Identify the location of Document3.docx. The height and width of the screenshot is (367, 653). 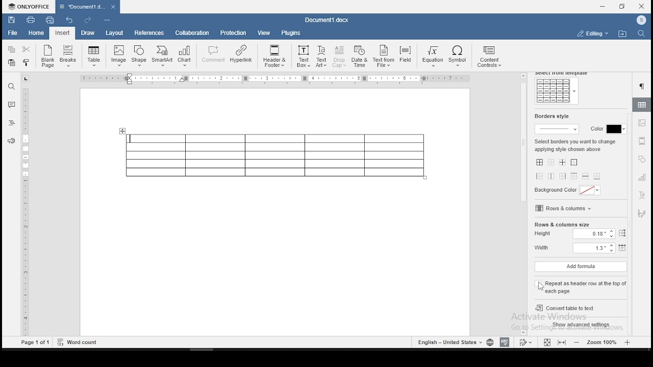
(87, 7).